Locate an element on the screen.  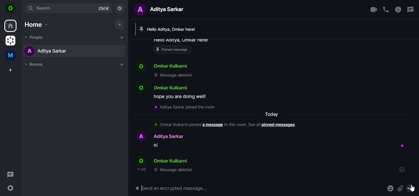
people is located at coordinates (36, 37).